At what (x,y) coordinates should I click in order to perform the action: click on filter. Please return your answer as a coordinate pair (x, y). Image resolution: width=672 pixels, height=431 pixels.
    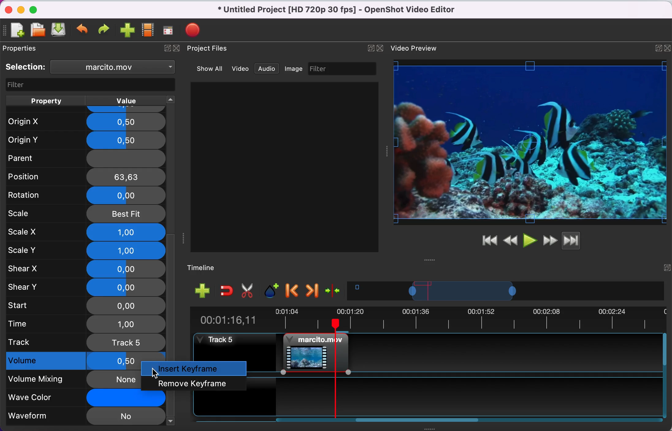
    Looking at the image, I should click on (88, 84).